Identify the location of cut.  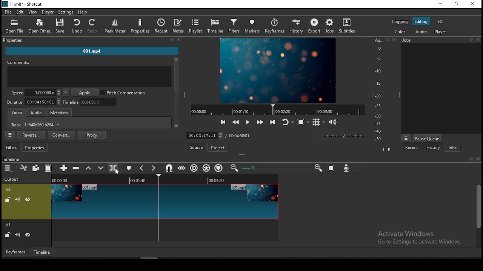
(24, 169).